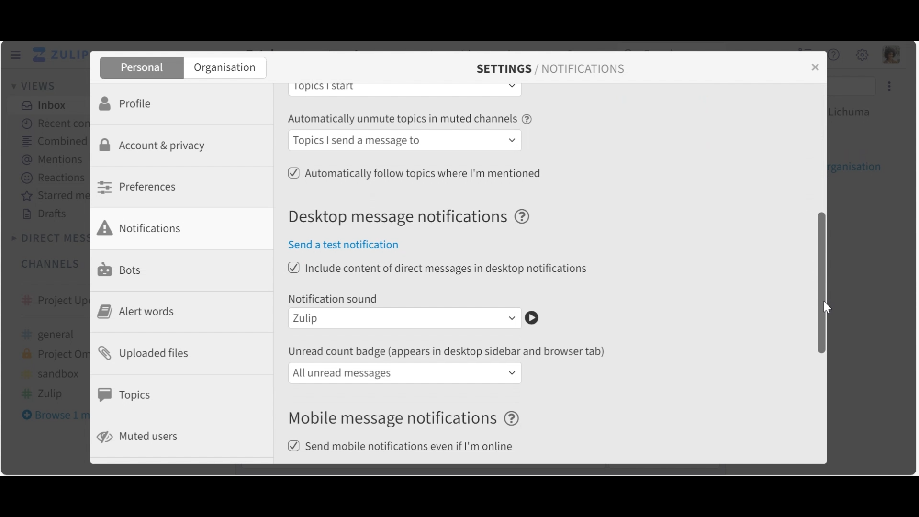 Image resolution: width=919 pixels, height=517 pixels. I want to click on vertical scroll bar, so click(818, 282).